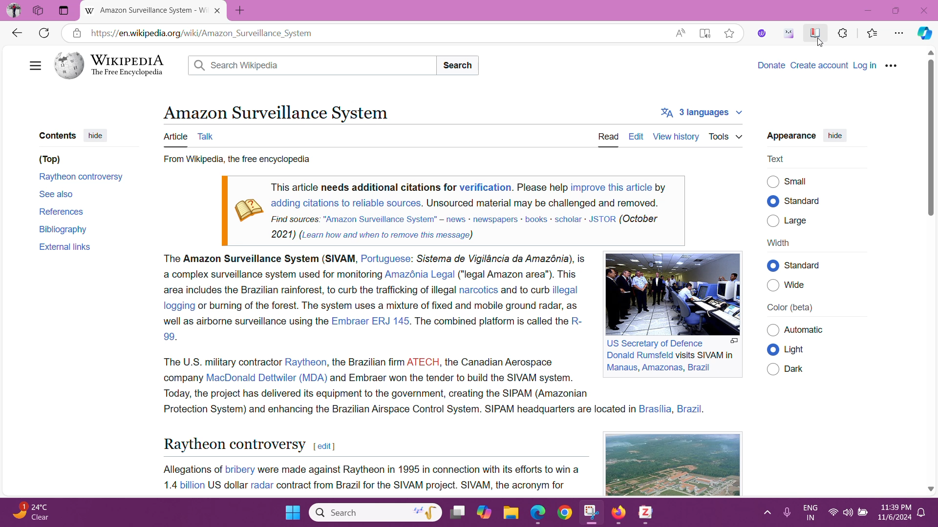  I want to click on Load Image in Full Page, so click(734, 342).